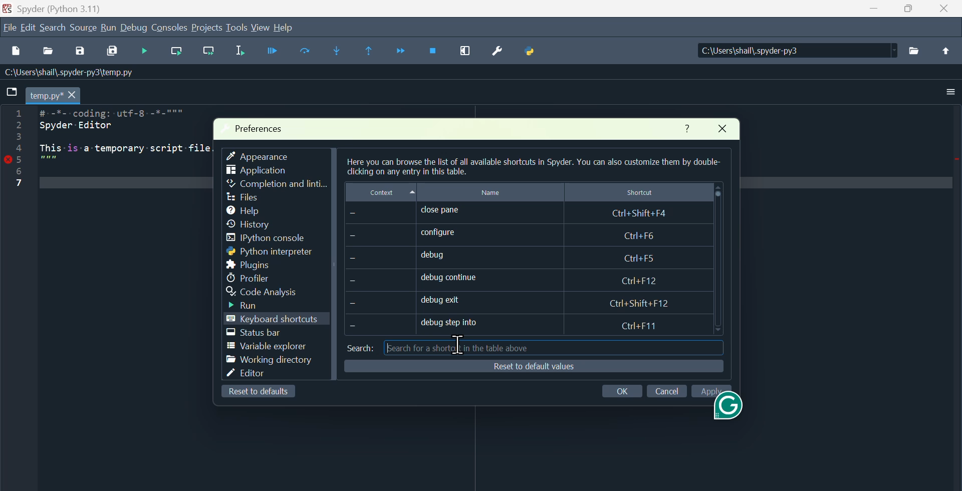  I want to click on OK, so click(624, 389).